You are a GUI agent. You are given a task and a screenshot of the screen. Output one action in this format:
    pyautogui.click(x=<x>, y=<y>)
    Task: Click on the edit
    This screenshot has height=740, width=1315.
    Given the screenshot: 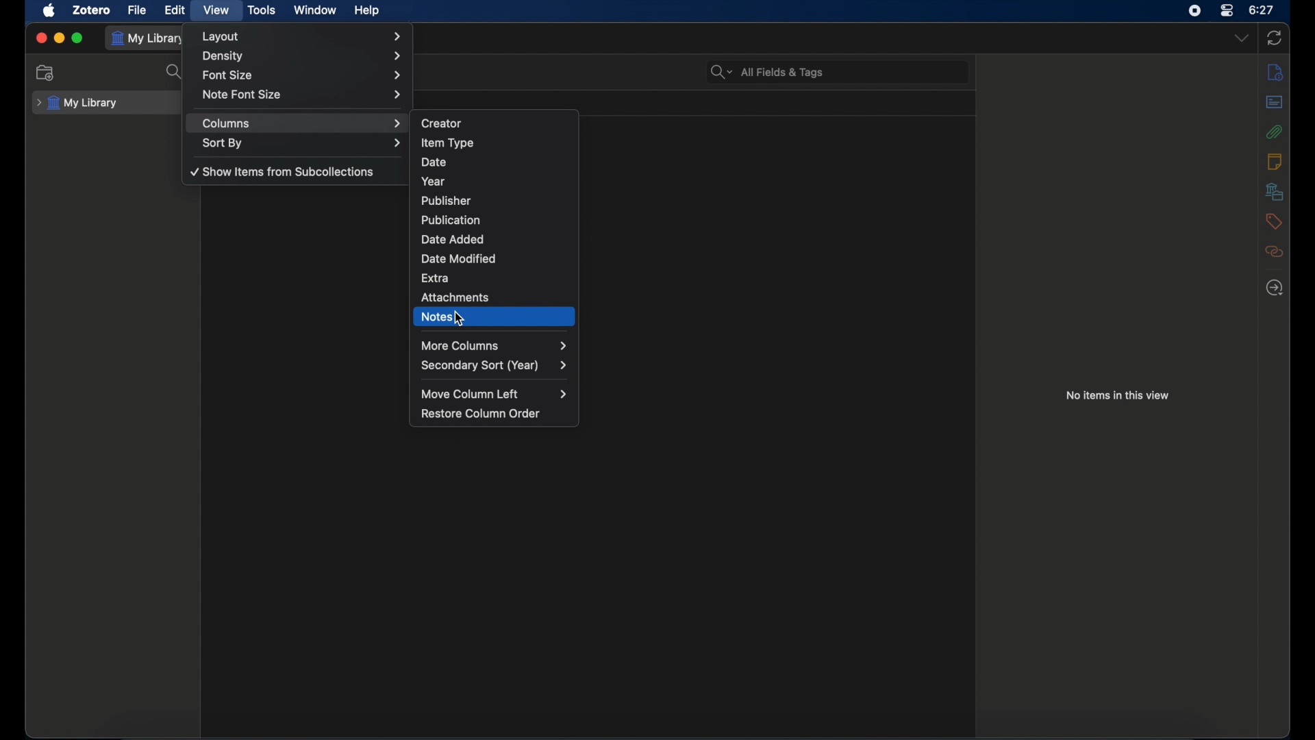 What is the action you would take?
    pyautogui.click(x=176, y=10)
    